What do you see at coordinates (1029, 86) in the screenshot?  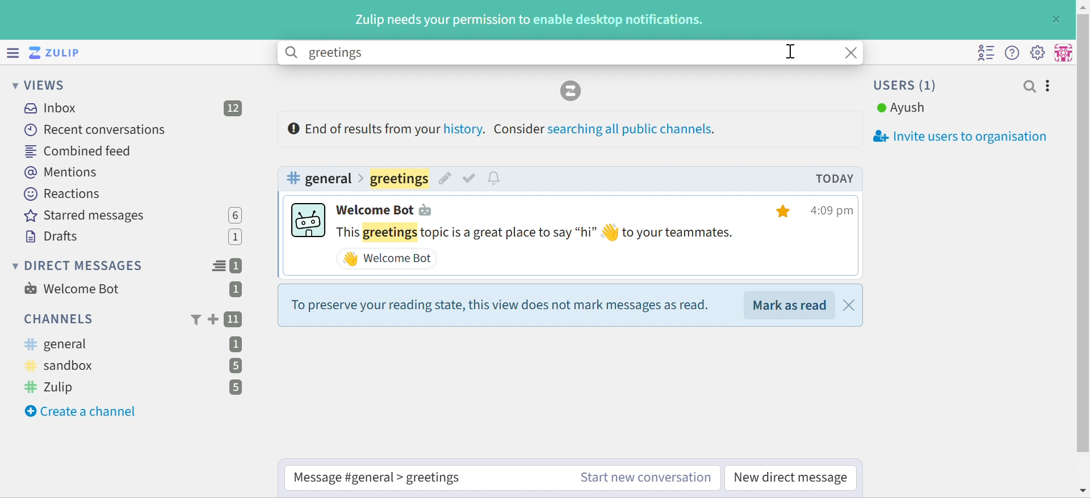 I see `Search one person` at bounding box center [1029, 86].